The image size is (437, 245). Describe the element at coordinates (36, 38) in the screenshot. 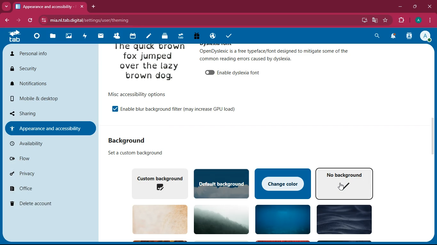

I see `home` at that location.